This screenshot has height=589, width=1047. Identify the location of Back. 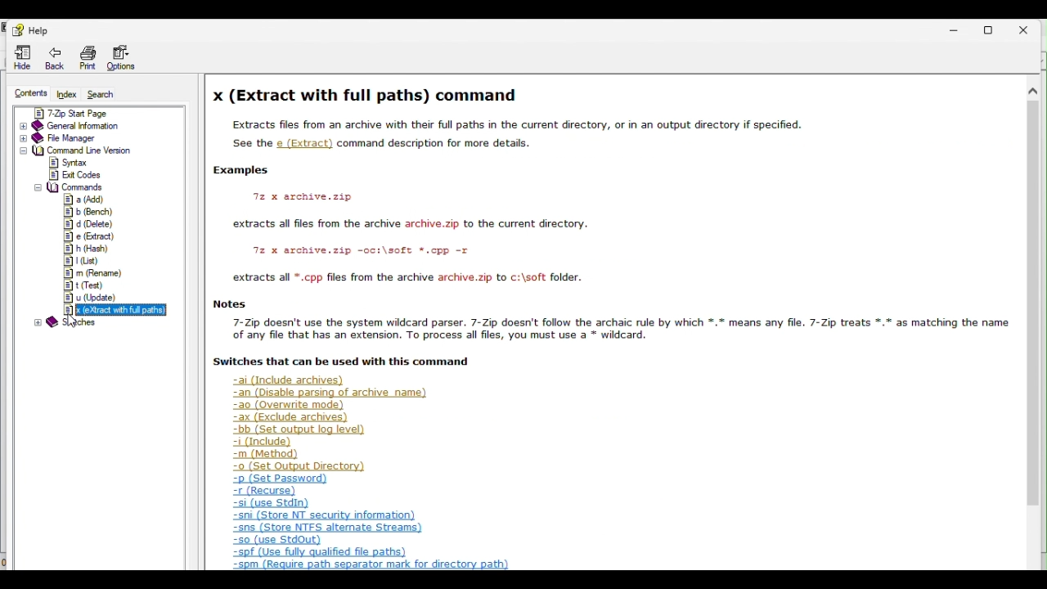
(56, 61).